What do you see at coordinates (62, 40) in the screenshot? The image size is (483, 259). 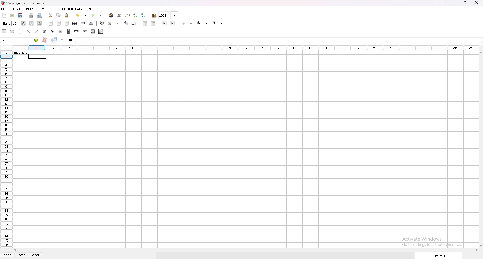 I see `accept changes in all cells` at bounding box center [62, 40].